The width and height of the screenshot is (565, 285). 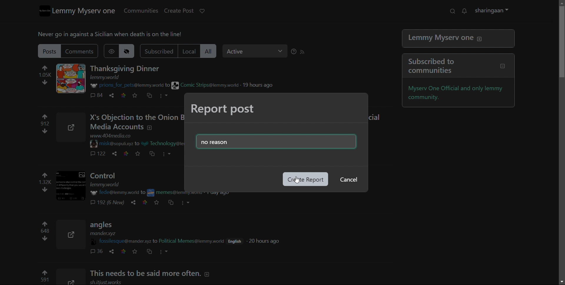 What do you see at coordinates (459, 39) in the screenshot?
I see `Lemmy Myserv one` at bounding box center [459, 39].